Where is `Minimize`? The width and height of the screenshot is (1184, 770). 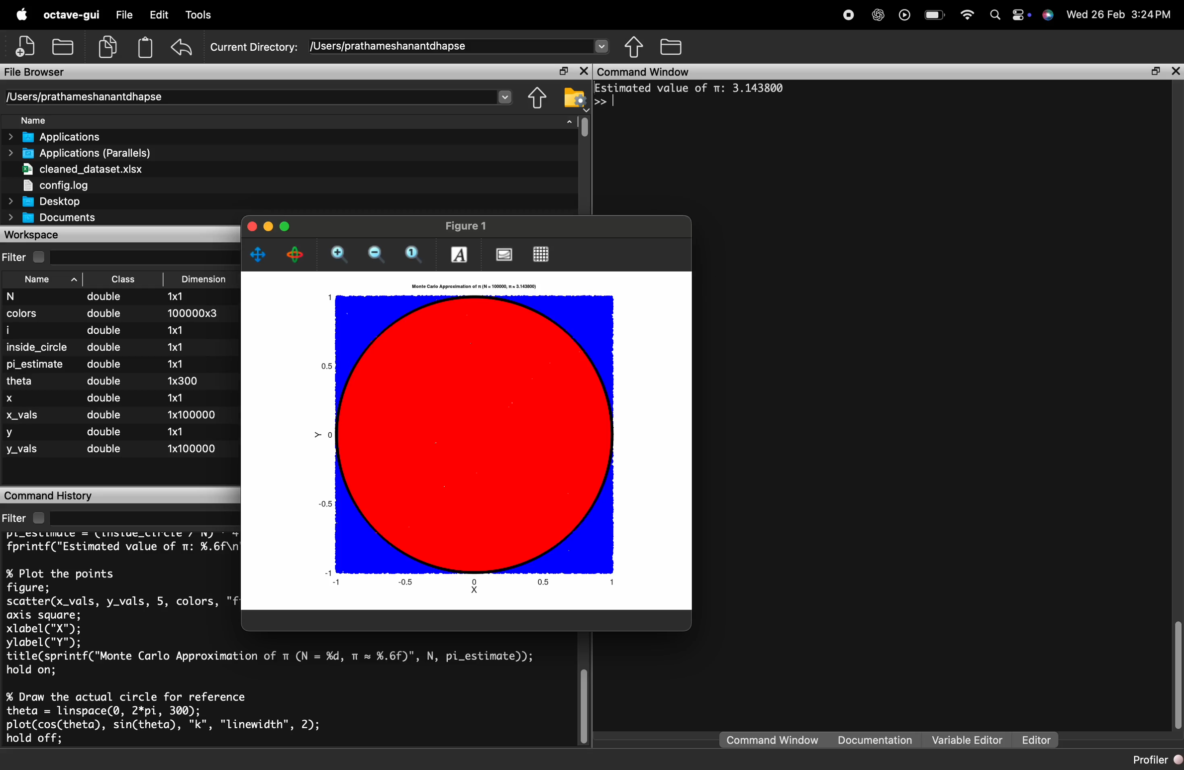 Minimize is located at coordinates (269, 226).